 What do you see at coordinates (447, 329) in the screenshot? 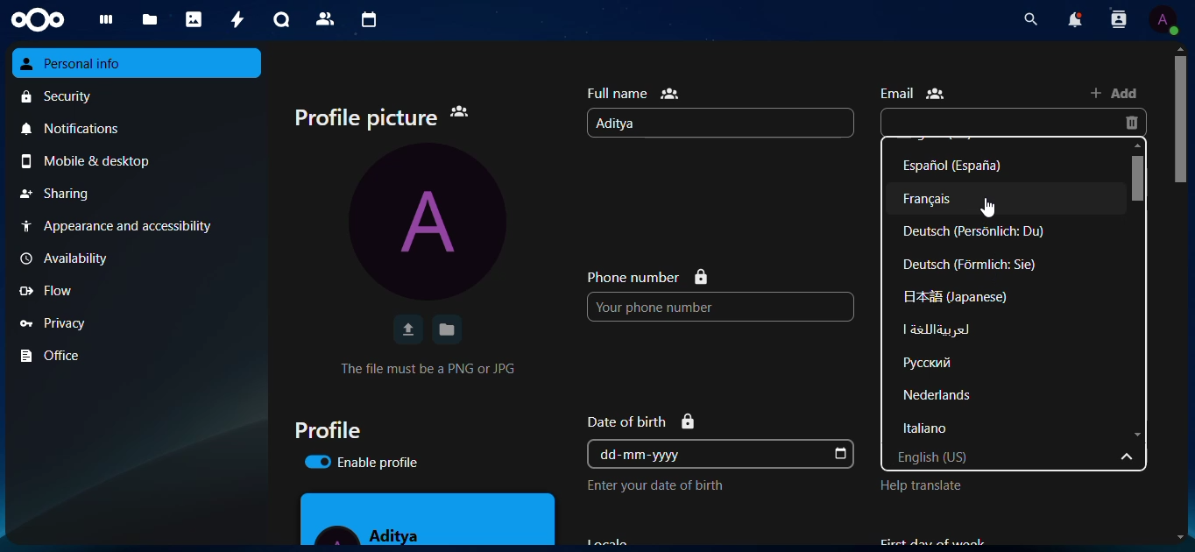
I see `save` at bounding box center [447, 329].